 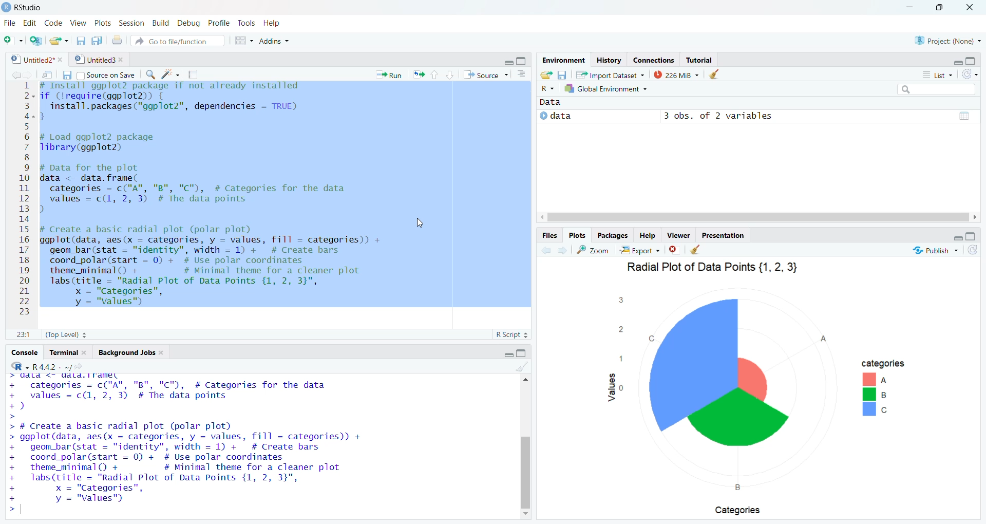 What do you see at coordinates (912, 8) in the screenshot?
I see `Minimize` at bounding box center [912, 8].